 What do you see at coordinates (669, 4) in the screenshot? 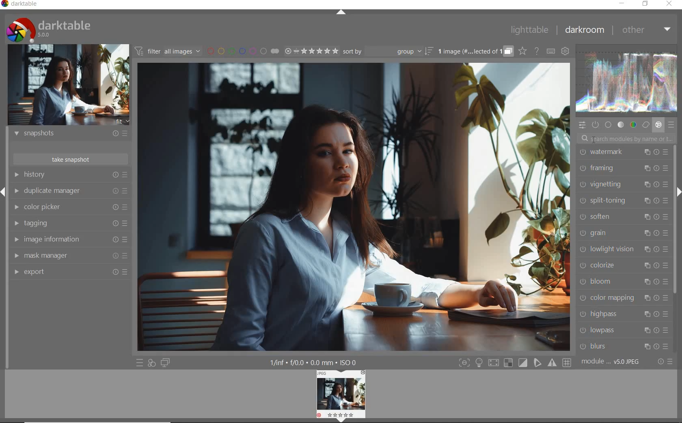
I see `close` at bounding box center [669, 4].